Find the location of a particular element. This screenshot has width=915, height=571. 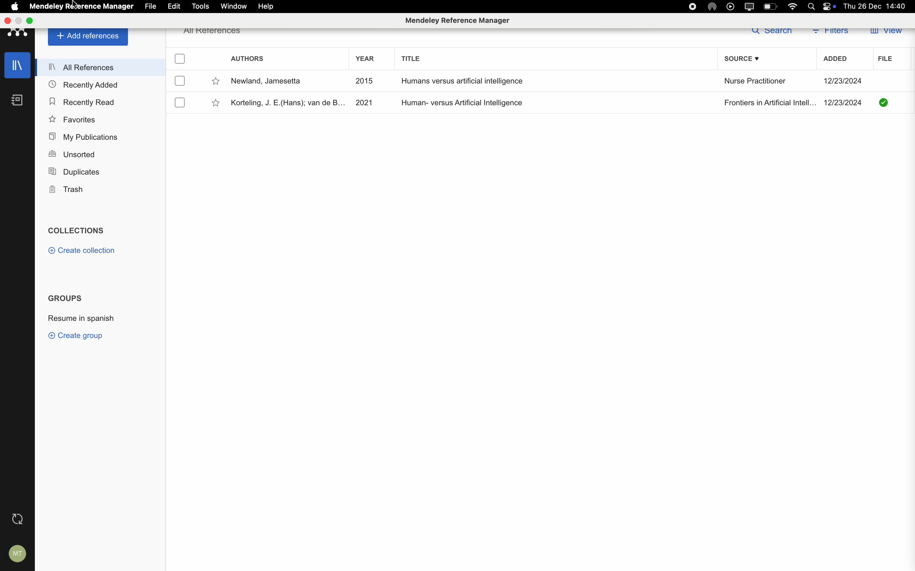

authors is located at coordinates (247, 58).